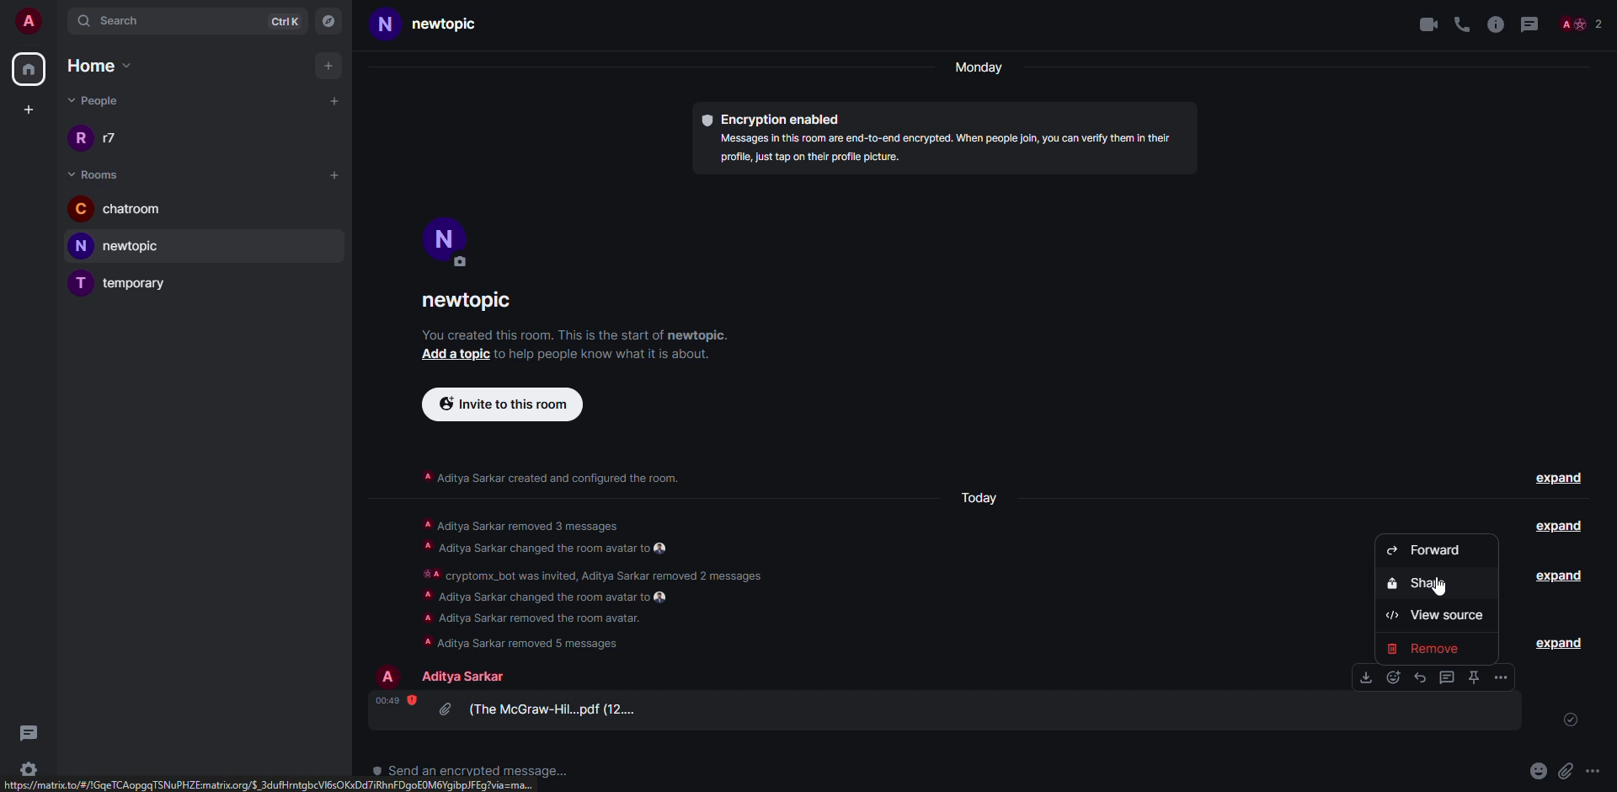 The image size is (1617, 792). Describe the element at coordinates (1539, 769) in the screenshot. I see `emoji` at that location.